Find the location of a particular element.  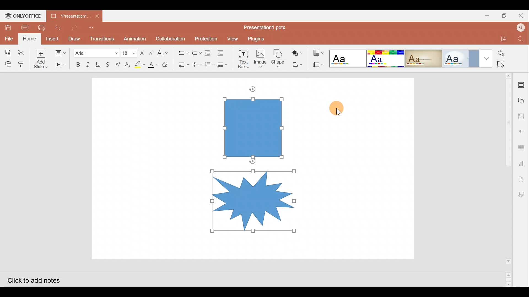

Align shape is located at coordinates (297, 64).